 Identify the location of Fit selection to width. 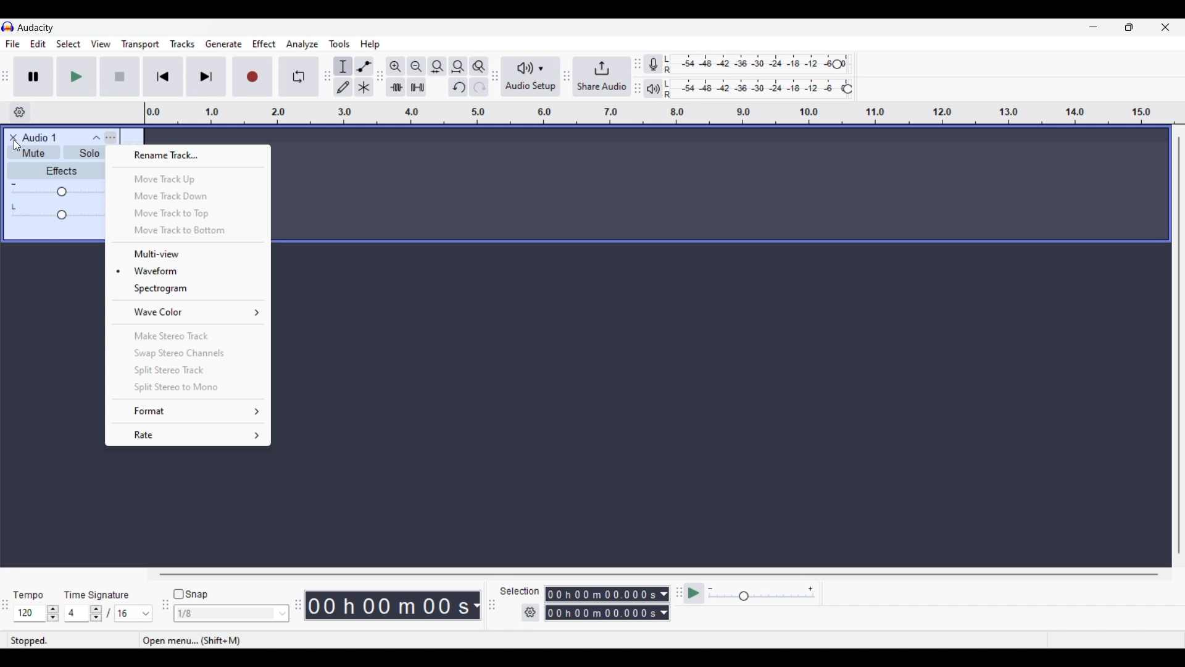
(437, 67).